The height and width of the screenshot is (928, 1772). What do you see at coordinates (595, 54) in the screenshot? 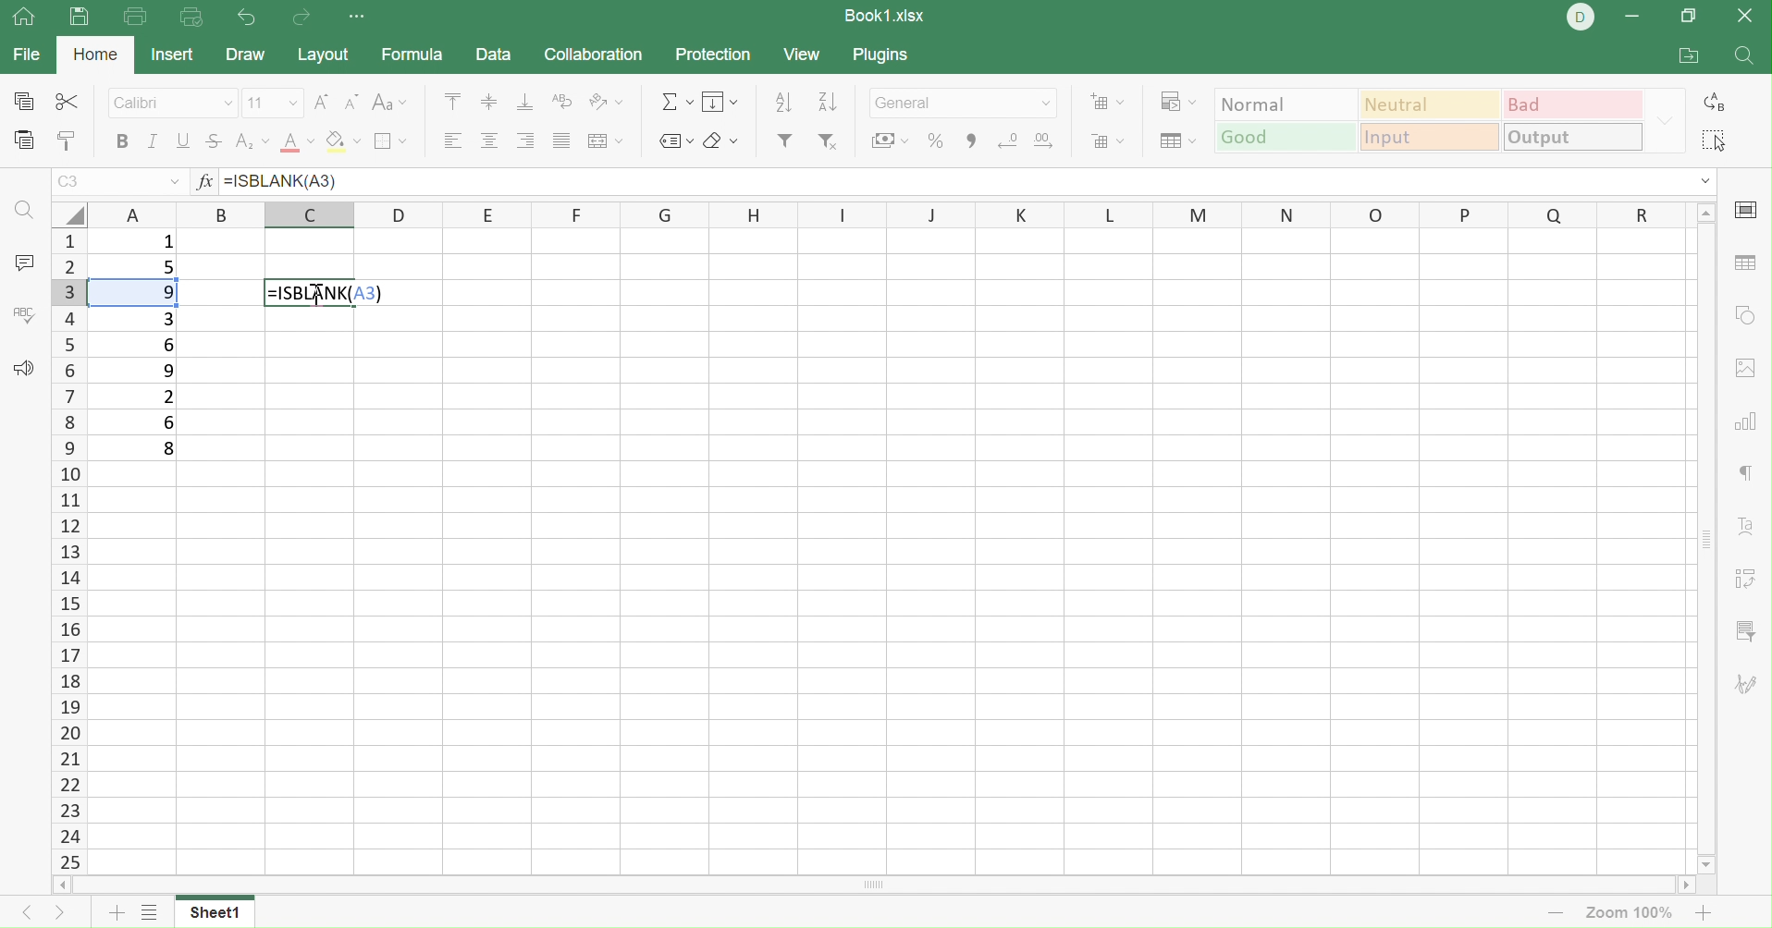
I see `Collaboration` at bounding box center [595, 54].